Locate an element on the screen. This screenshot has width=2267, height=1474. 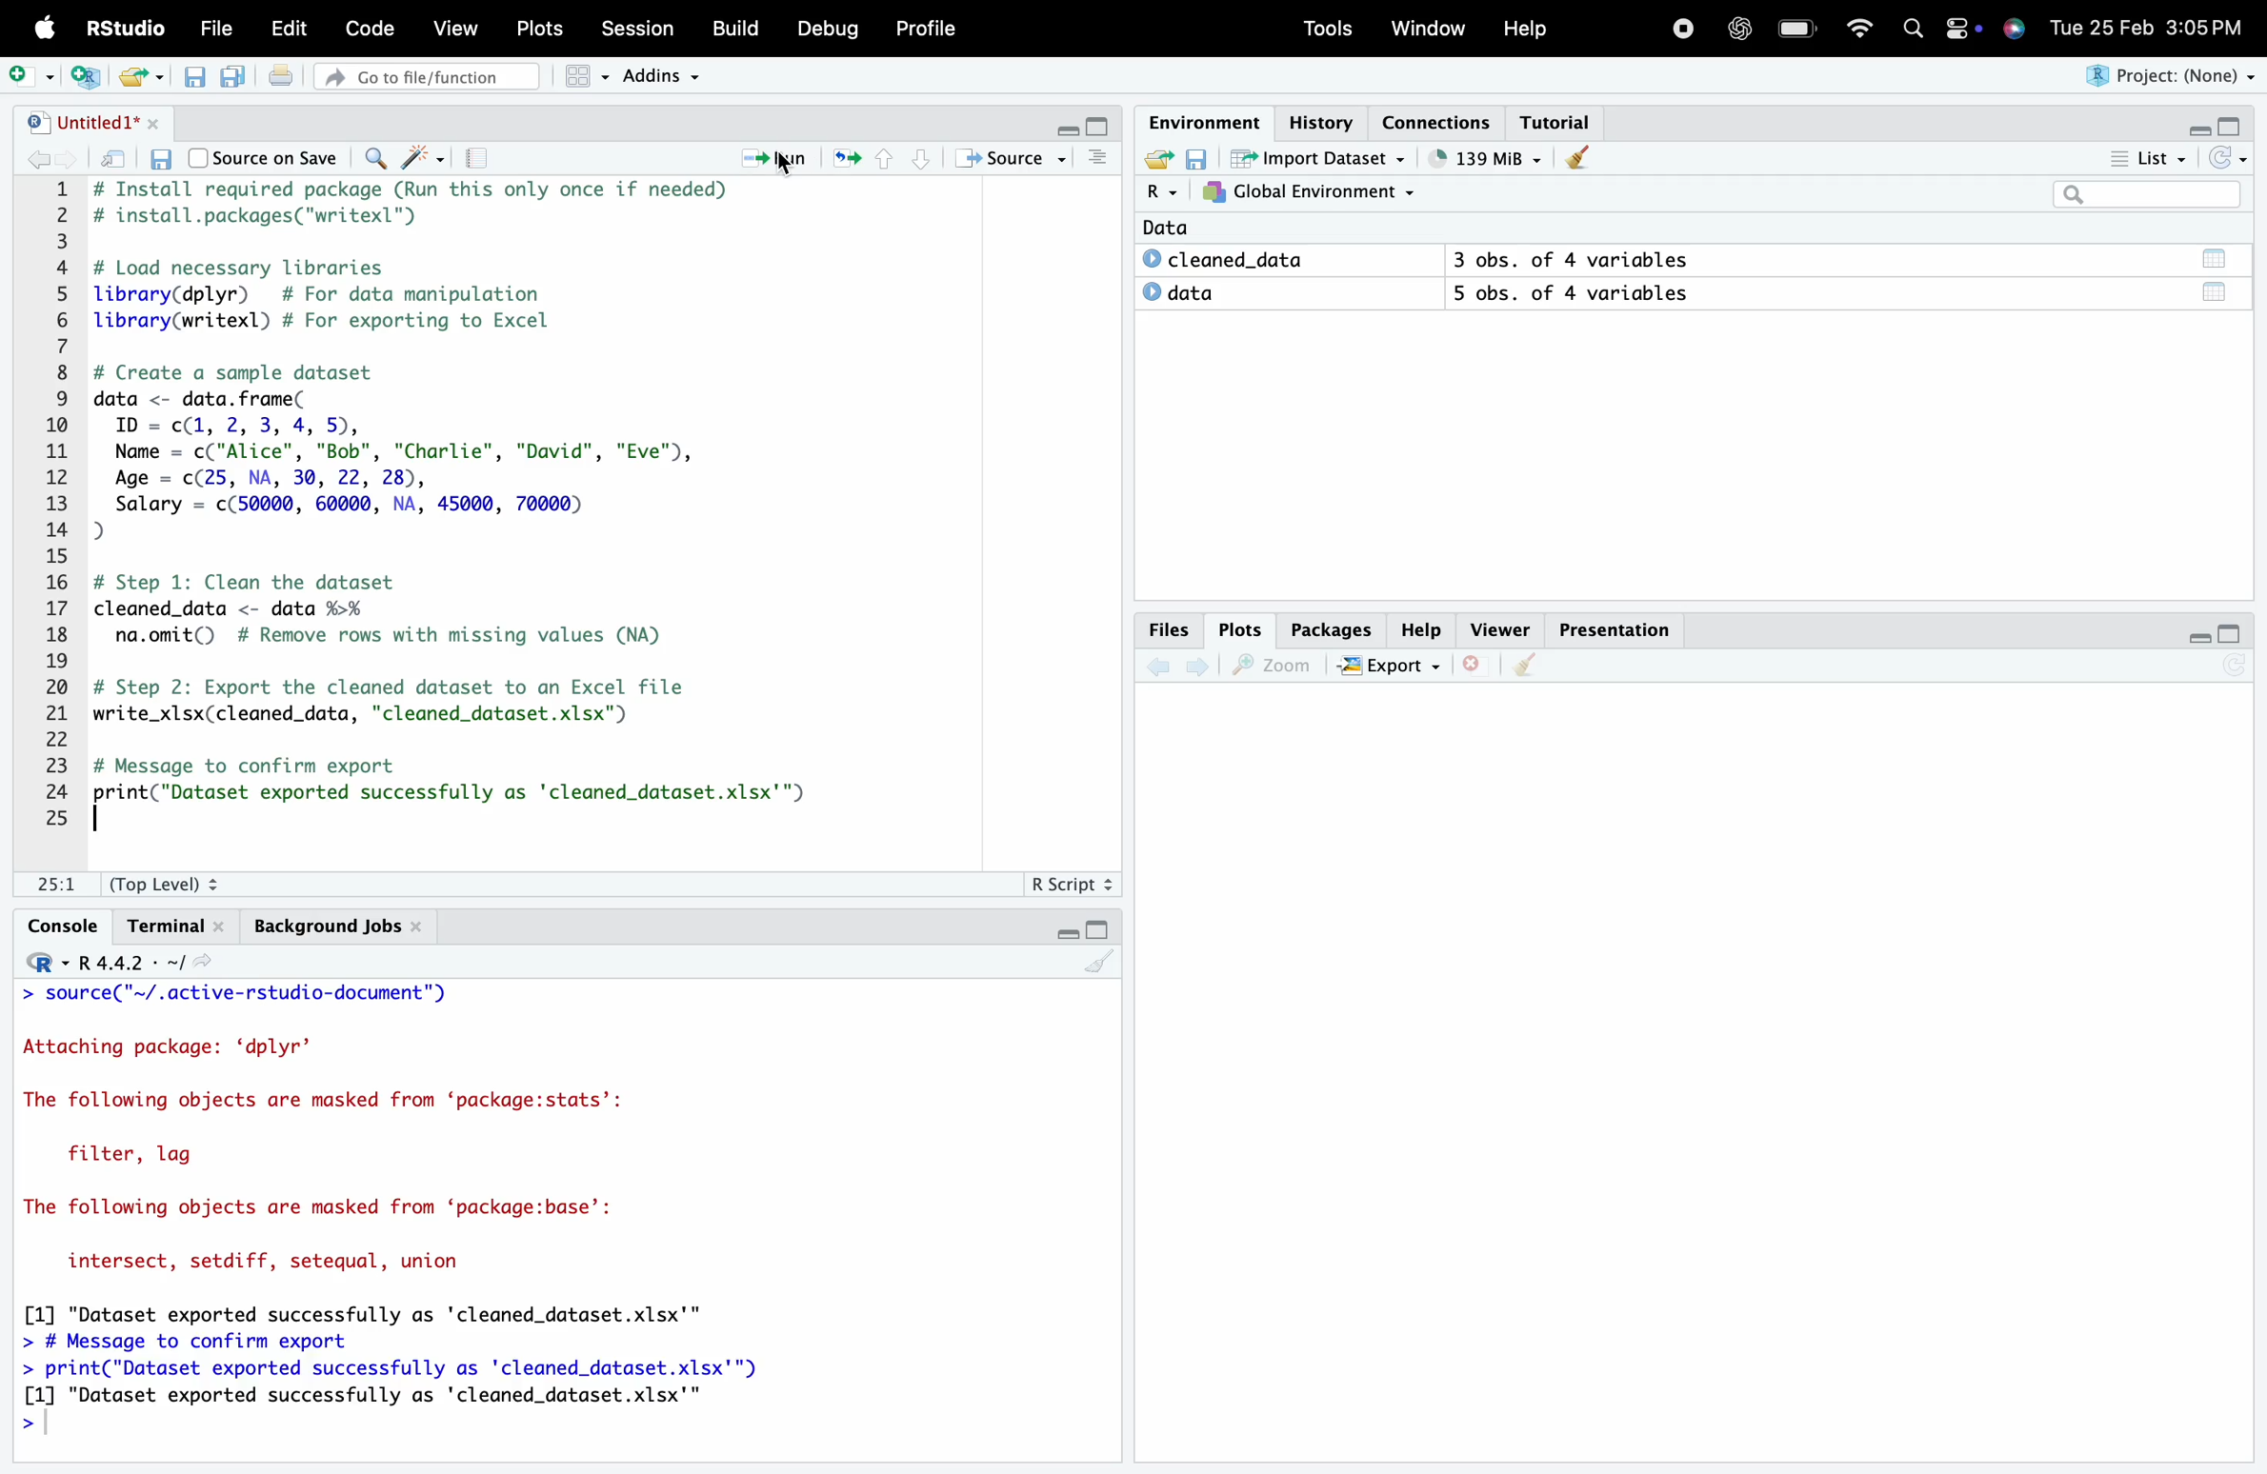
Print the current file is located at coordinates (281, 77).